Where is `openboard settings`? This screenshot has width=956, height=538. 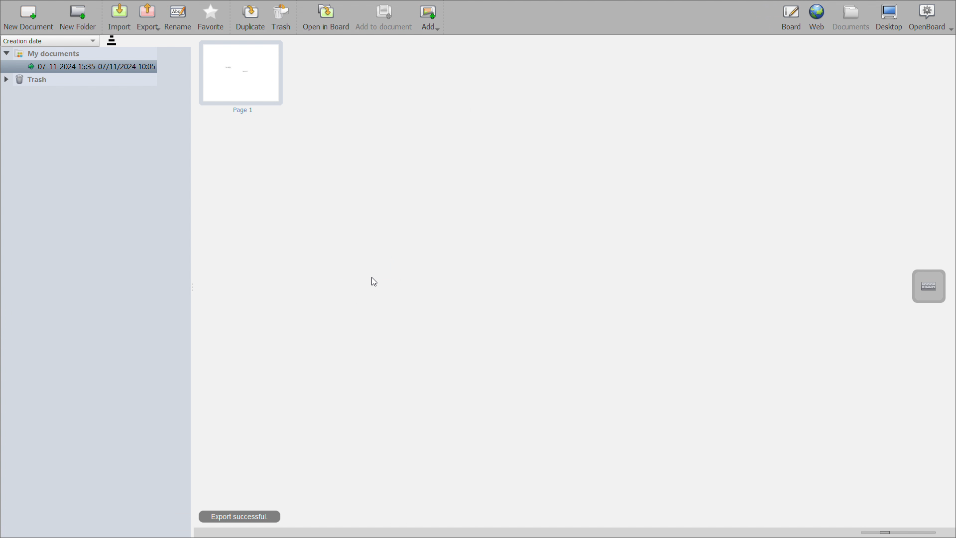 openboard settings is located at coordinates (931, 17).